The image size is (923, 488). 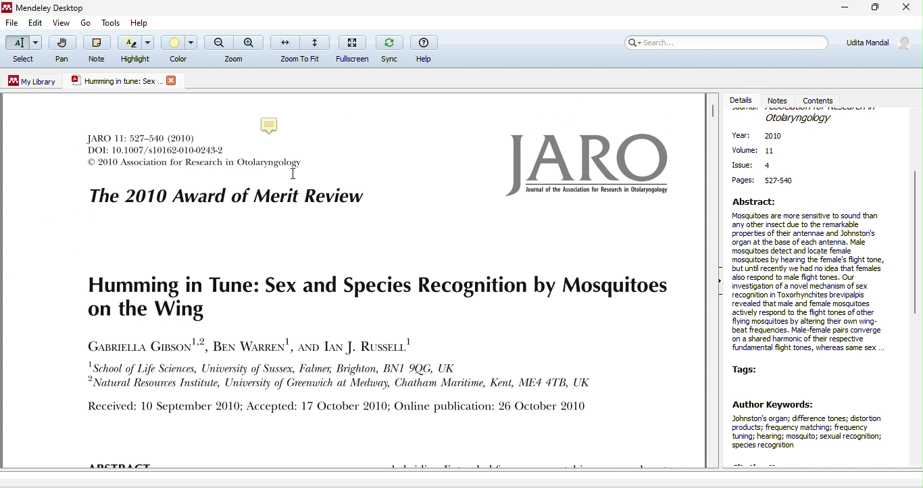 What do you see at coordinates (113, 23) in the screenshot?
I see `tools` at bounding box center [113, 23].